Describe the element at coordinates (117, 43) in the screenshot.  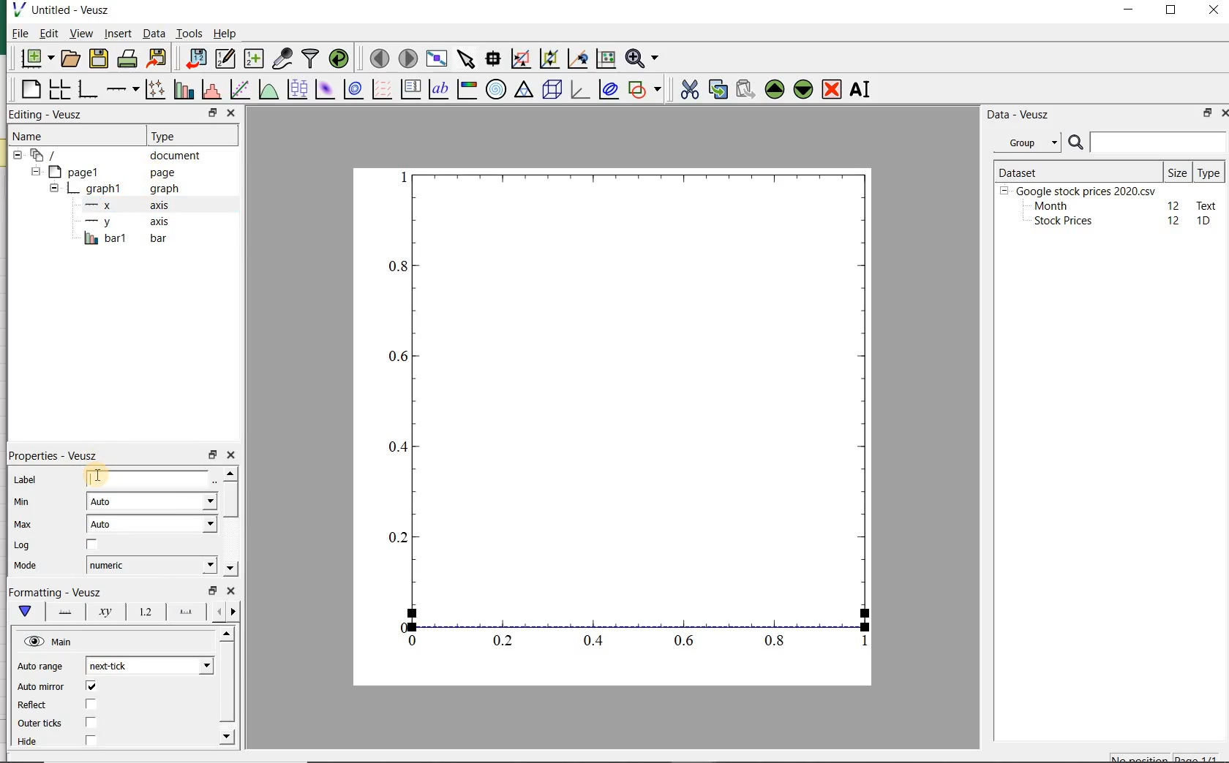
I see `cursor` at that location.